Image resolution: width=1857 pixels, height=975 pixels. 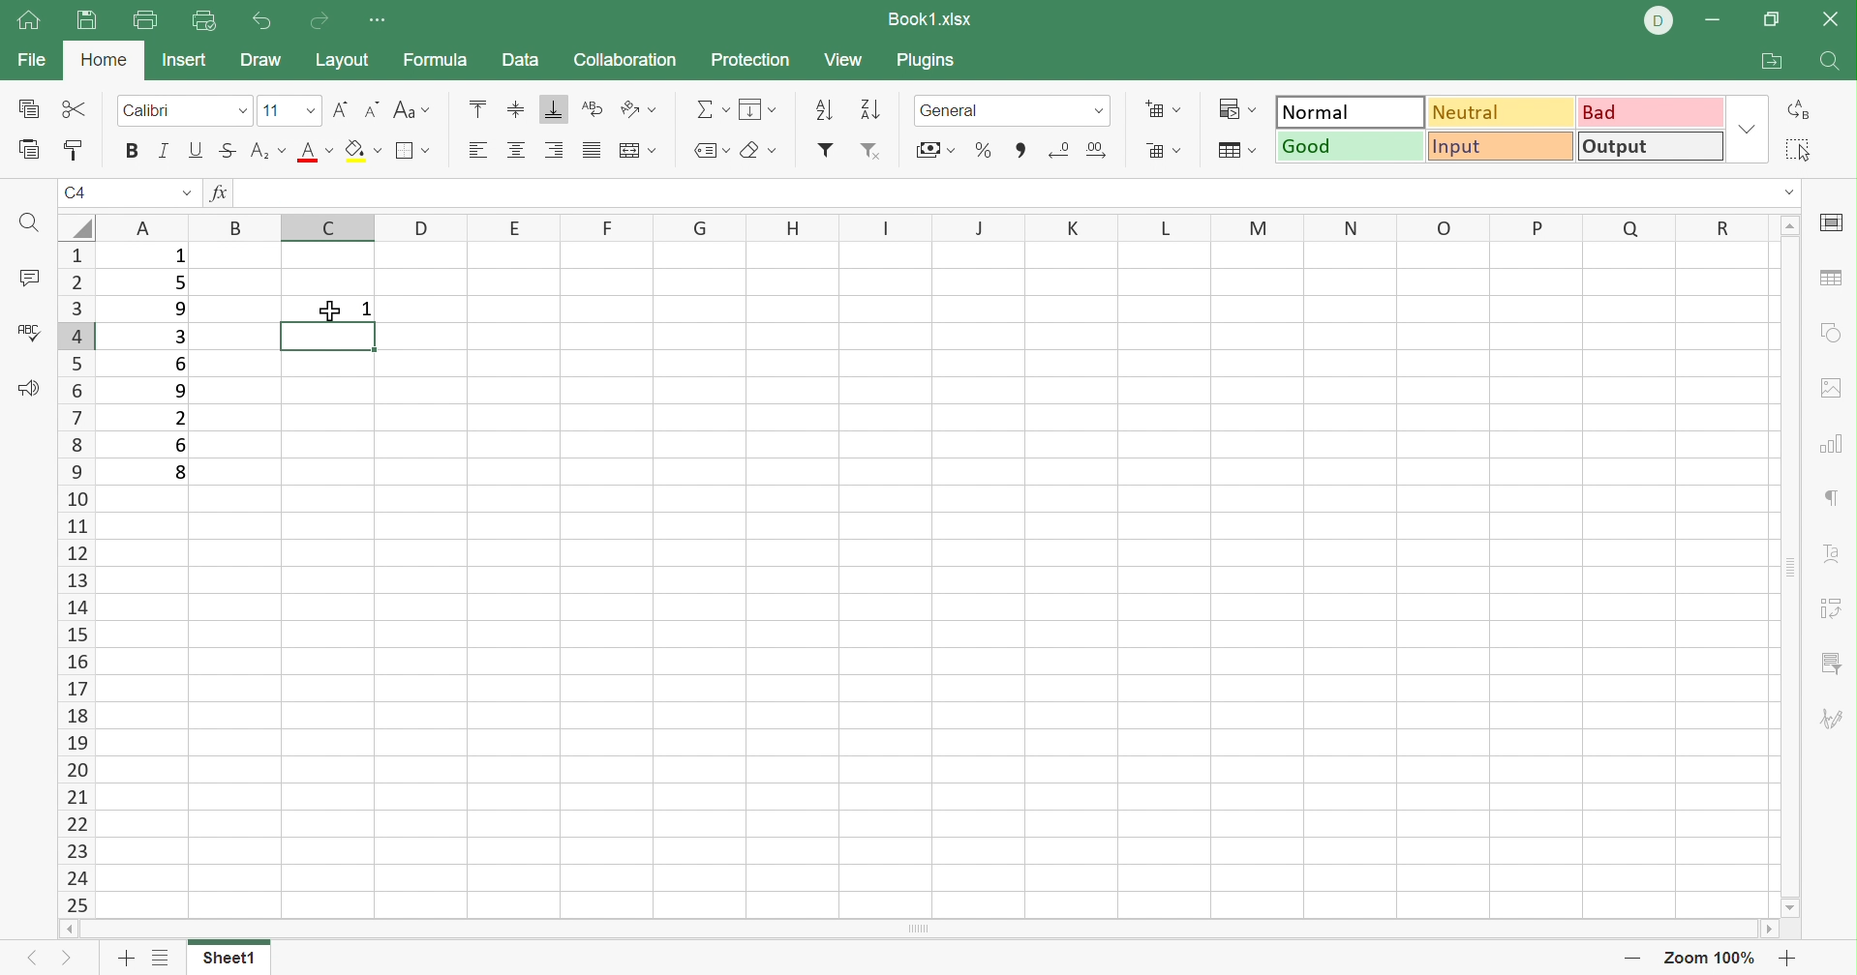 What do you see at coordinates (185, 195) in the screenshot?
I see `Drop Down` at bounding box center [185, 195].